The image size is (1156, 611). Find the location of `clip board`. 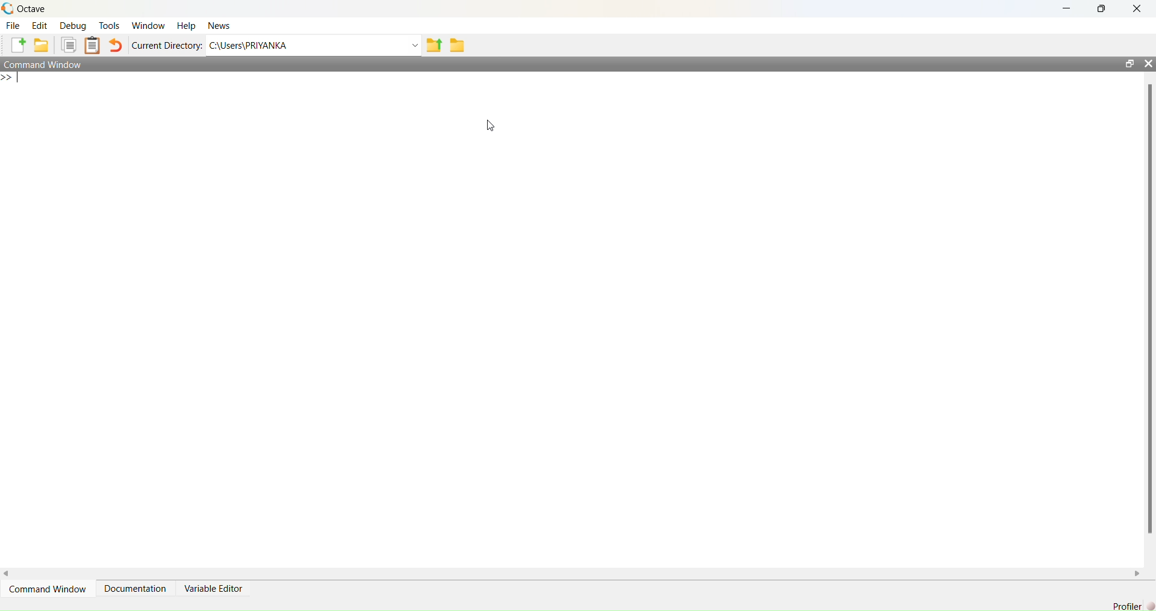

clip board is located at coordinates (92, 45).